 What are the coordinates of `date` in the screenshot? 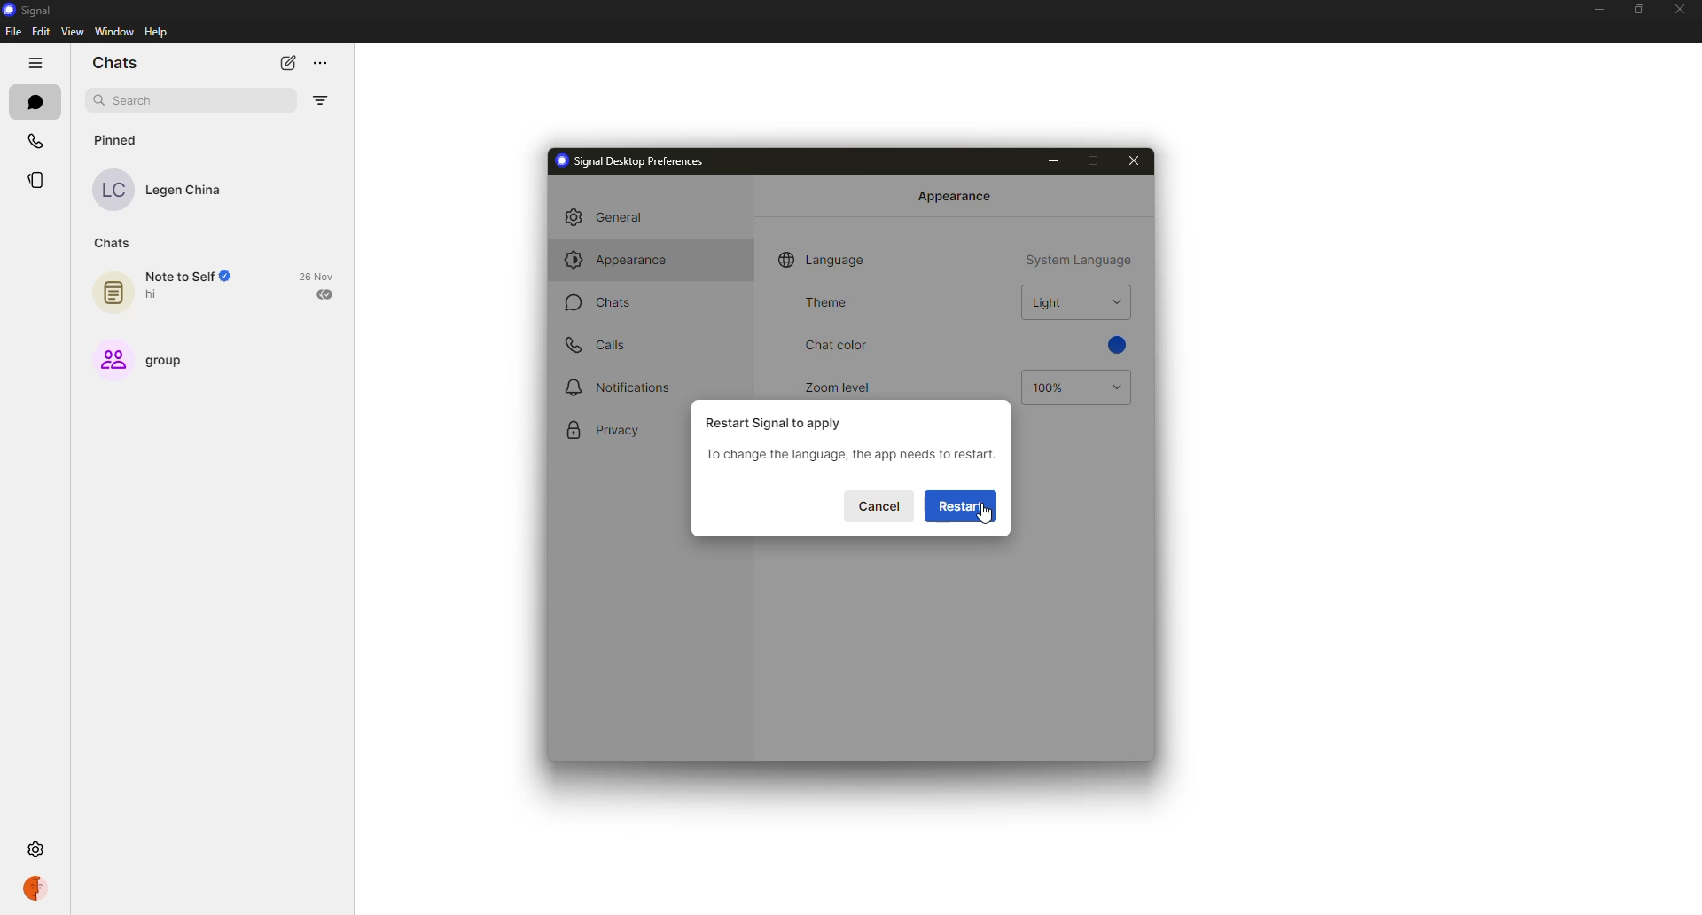 It's located at (316, 275).